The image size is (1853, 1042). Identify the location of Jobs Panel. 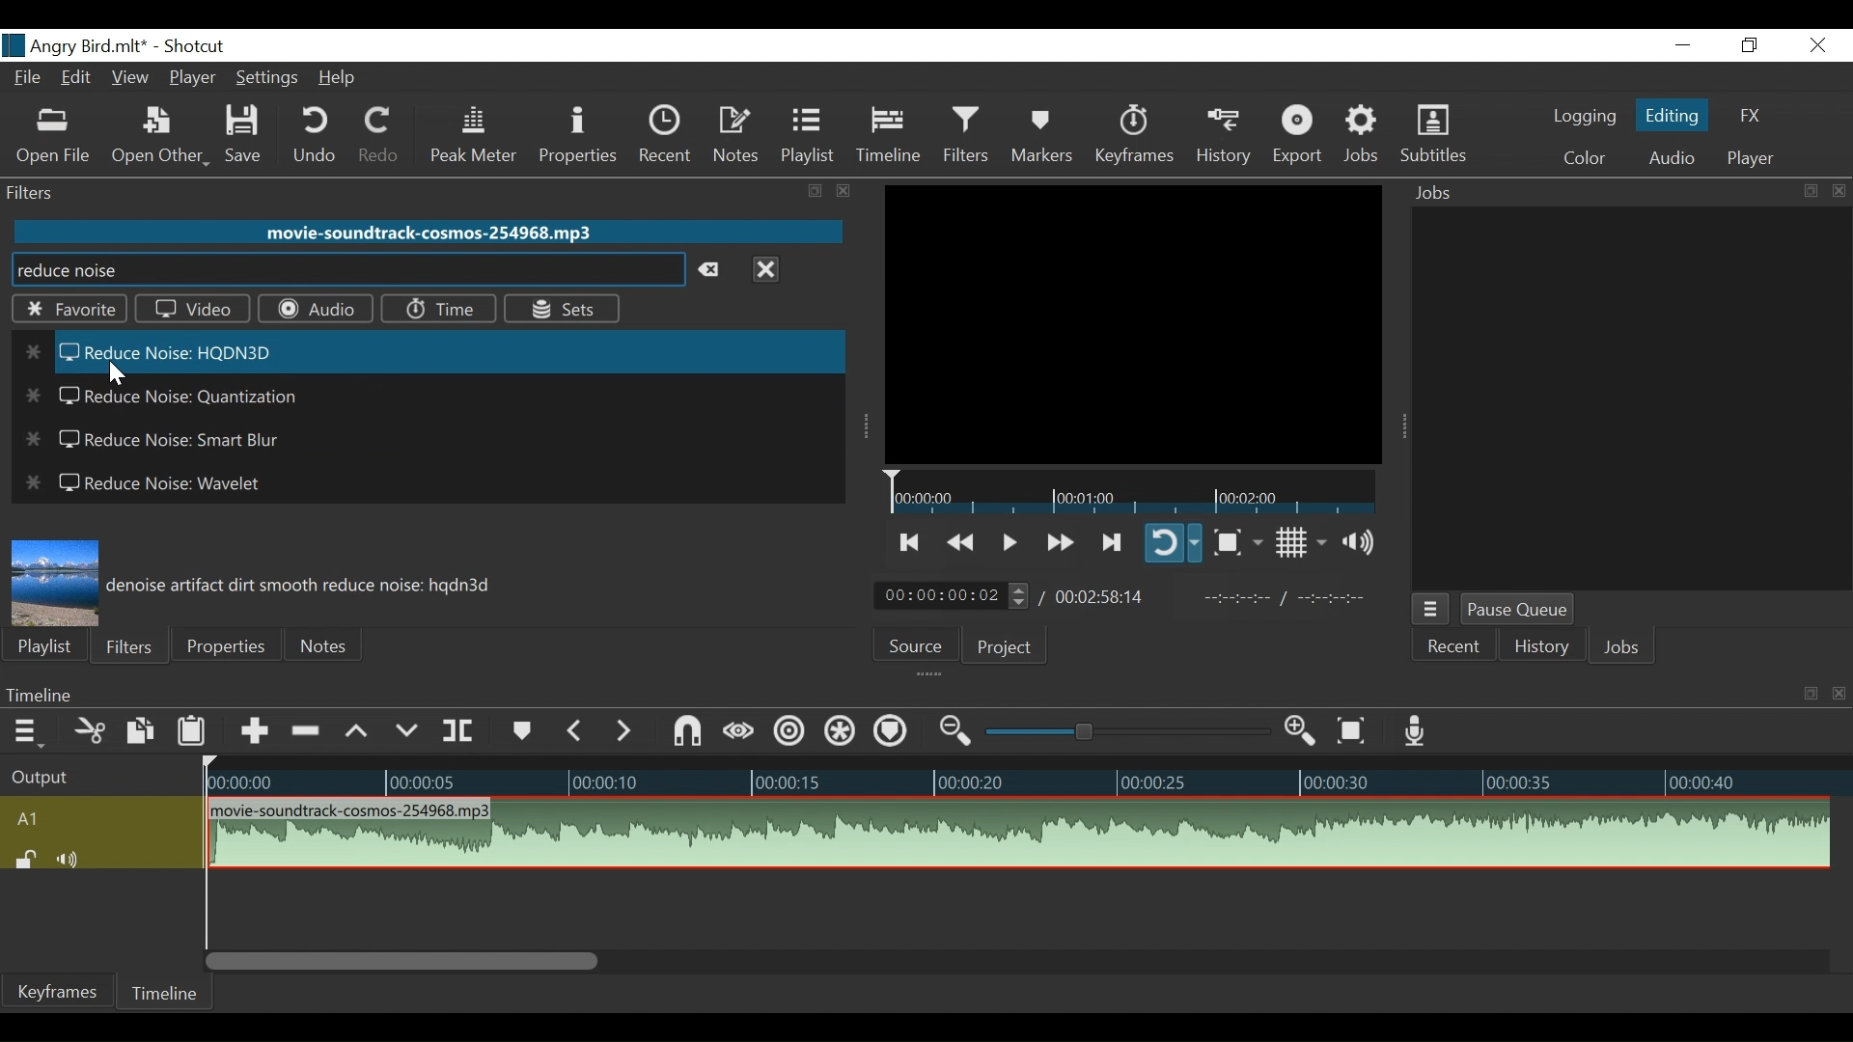
(1626, 397).